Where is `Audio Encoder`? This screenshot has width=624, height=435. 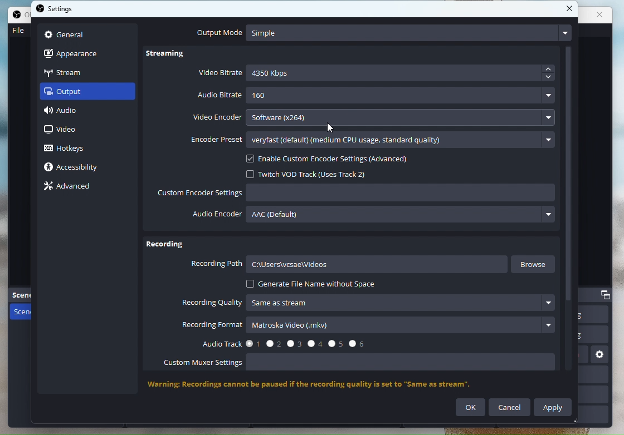 Audio Encoder is located at coordinates (375, 217).